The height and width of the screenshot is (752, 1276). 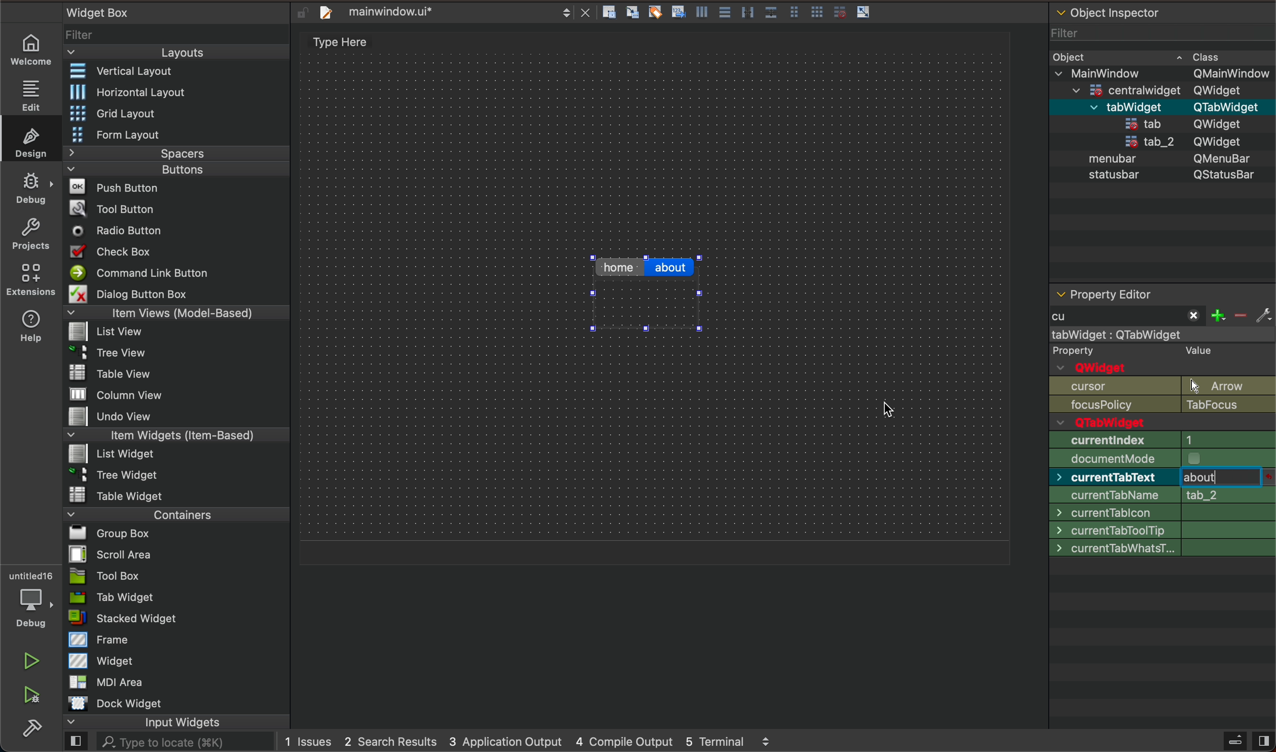 What do you see at coordinates (1160, 421) in the screenshot?
I see `enabled` at bounding box center [1160, 421].